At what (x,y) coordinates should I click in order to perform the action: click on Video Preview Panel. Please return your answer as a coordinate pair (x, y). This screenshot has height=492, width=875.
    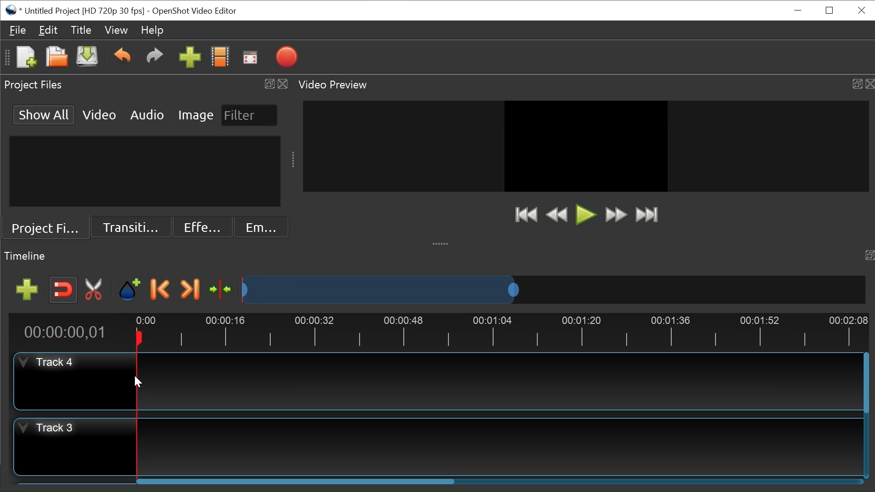
    Looking at the image, I should click on (584, 85).